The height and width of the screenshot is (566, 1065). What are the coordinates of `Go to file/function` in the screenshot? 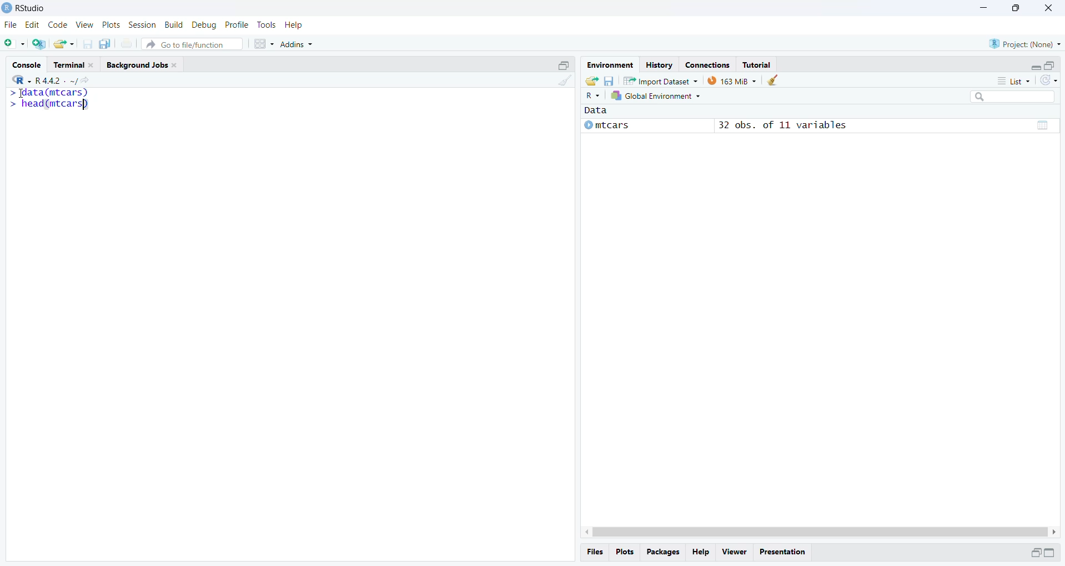 It's located at (191, 44).